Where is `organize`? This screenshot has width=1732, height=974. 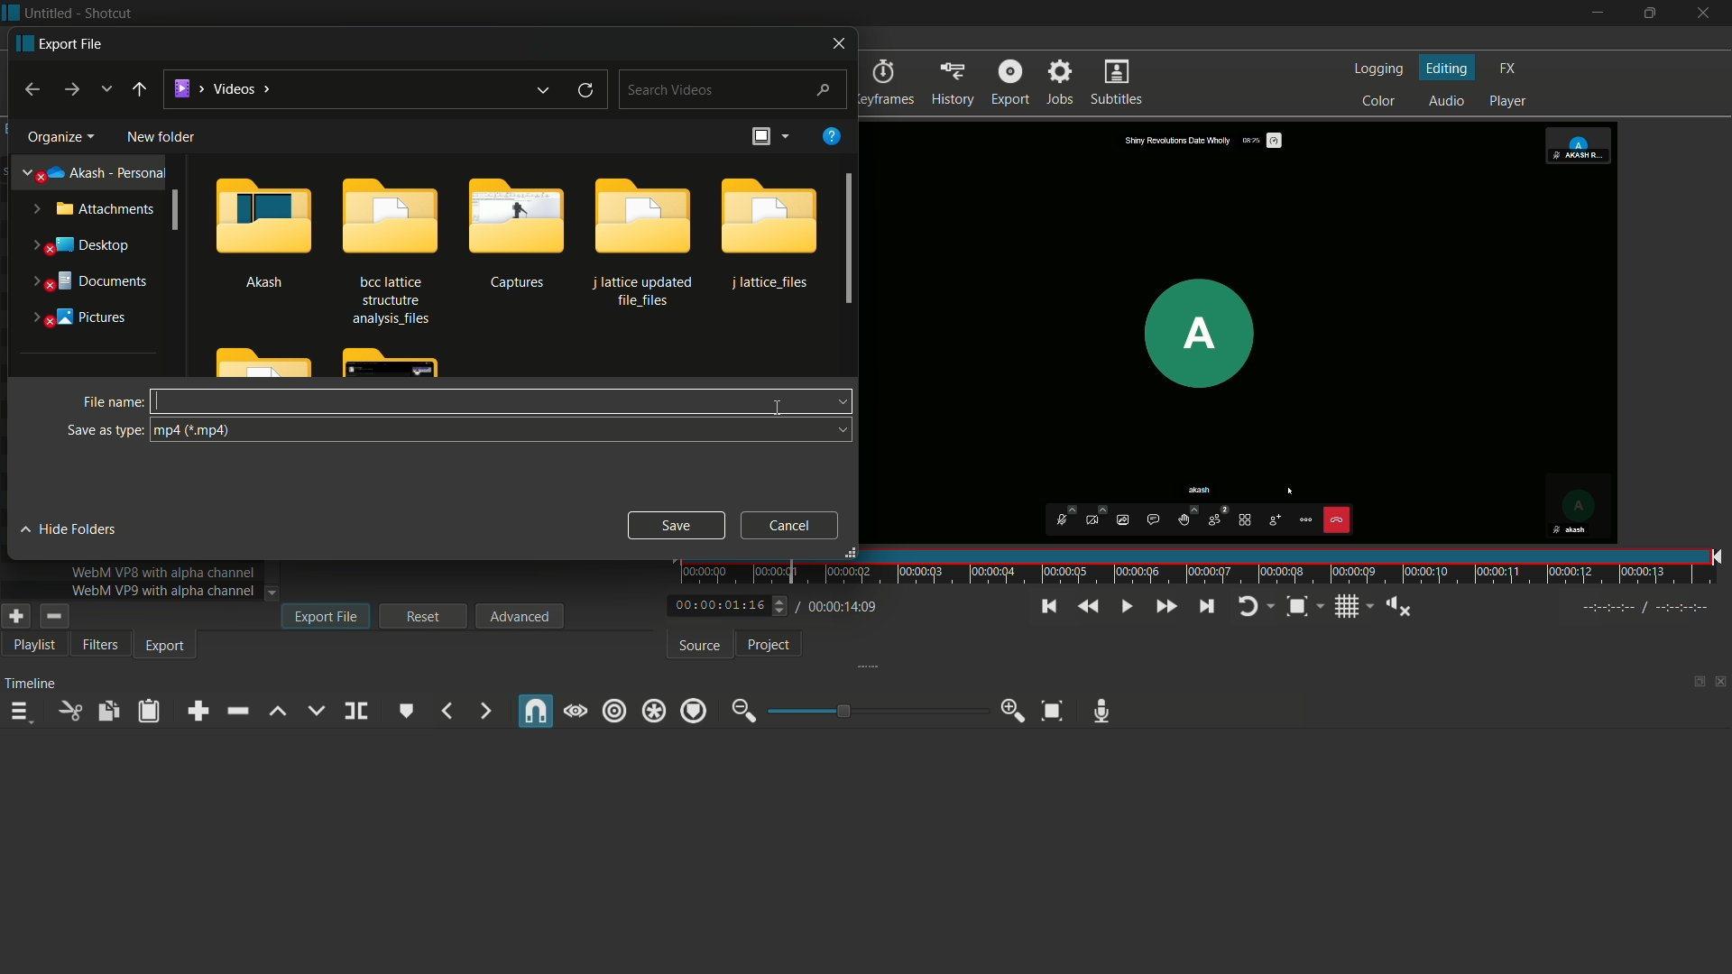 organize is located at coordinates (58, 137).